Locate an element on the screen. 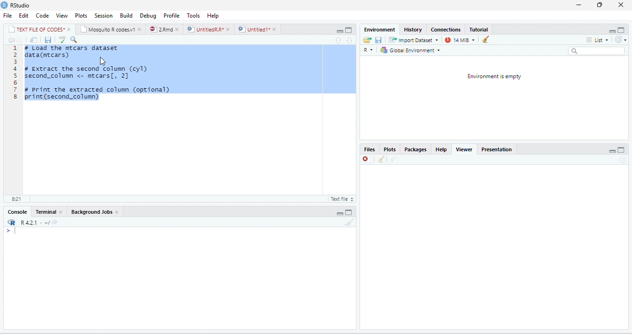  1 is located at coordinates (15, 48).